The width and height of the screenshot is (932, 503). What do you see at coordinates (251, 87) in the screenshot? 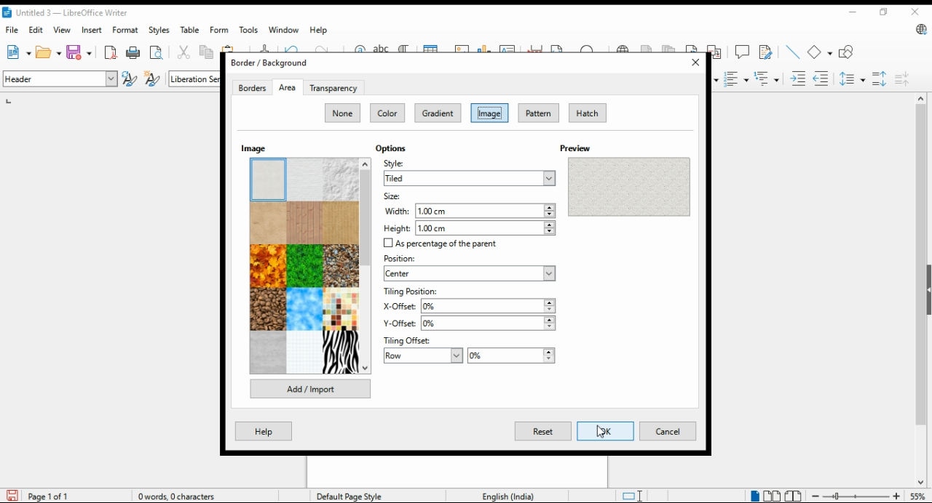
I see `borders` at bounding box center [251, 87].